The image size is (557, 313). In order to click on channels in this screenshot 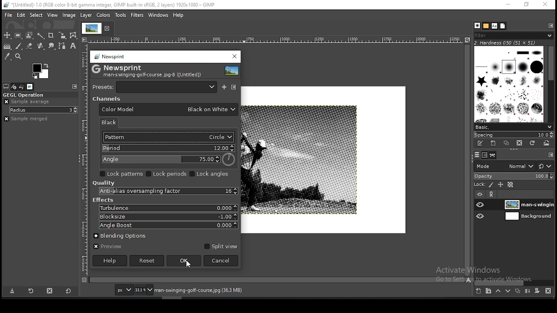, I will do `click(484, 156)`.